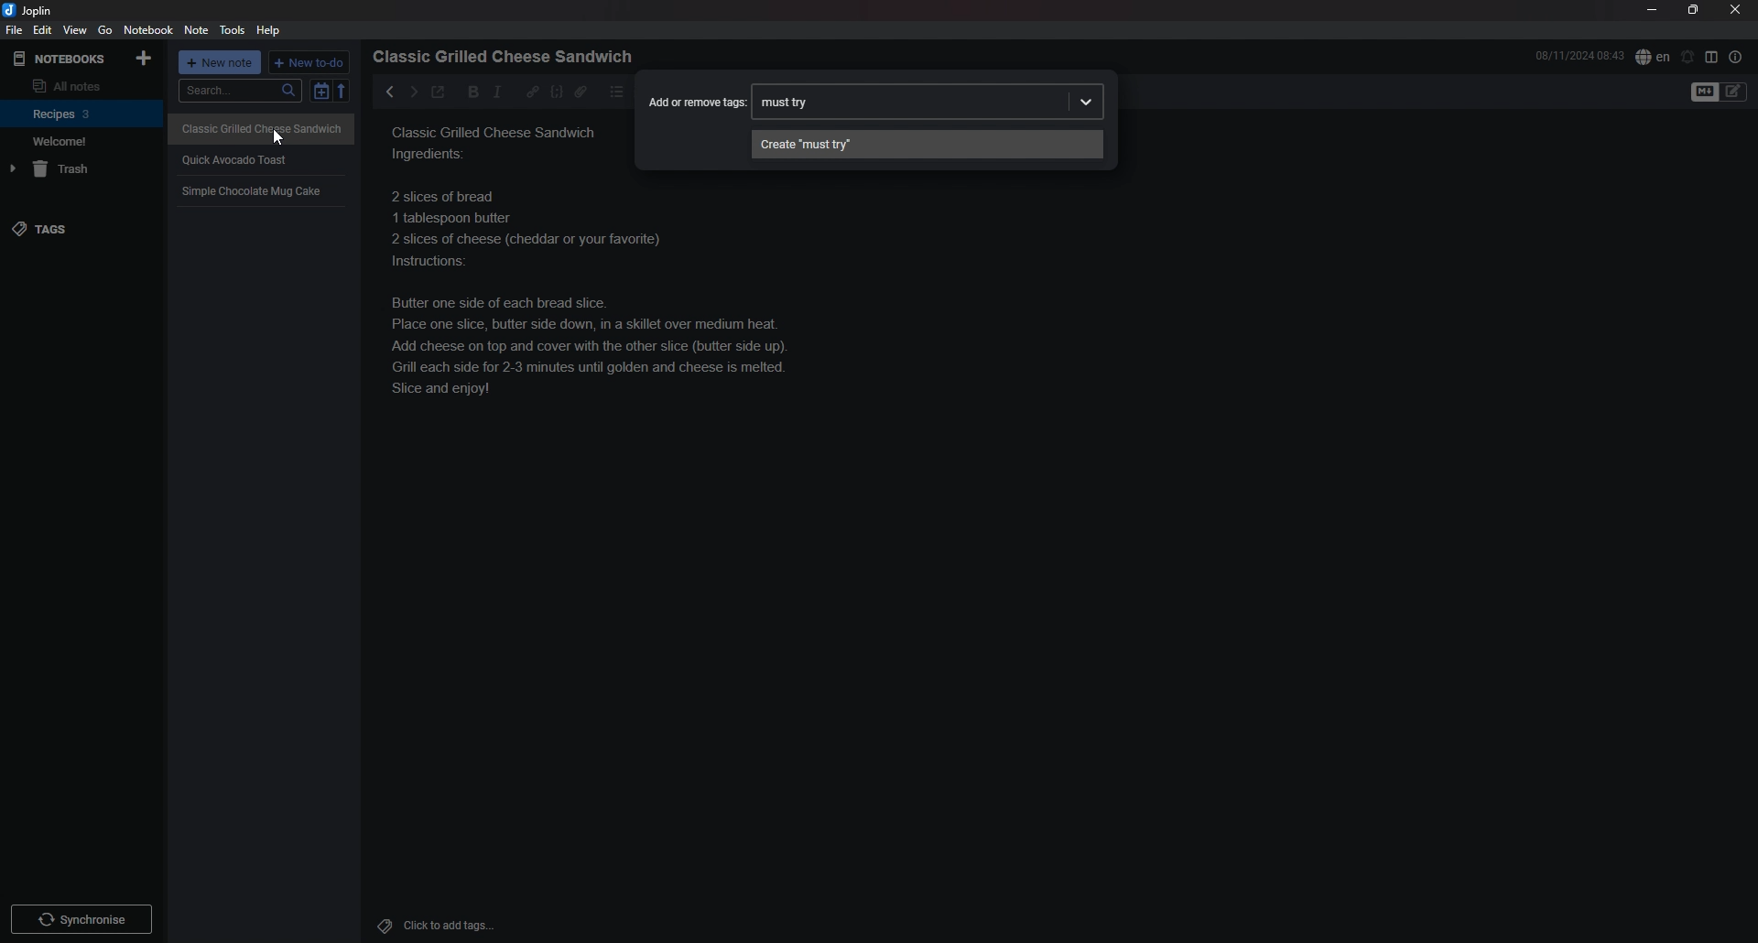 Image resolution: width=1758 pixels, height=943 pixels. Describe the element at coordinates (461, 925) in the screenshot. I see `click to add tags` at that location.